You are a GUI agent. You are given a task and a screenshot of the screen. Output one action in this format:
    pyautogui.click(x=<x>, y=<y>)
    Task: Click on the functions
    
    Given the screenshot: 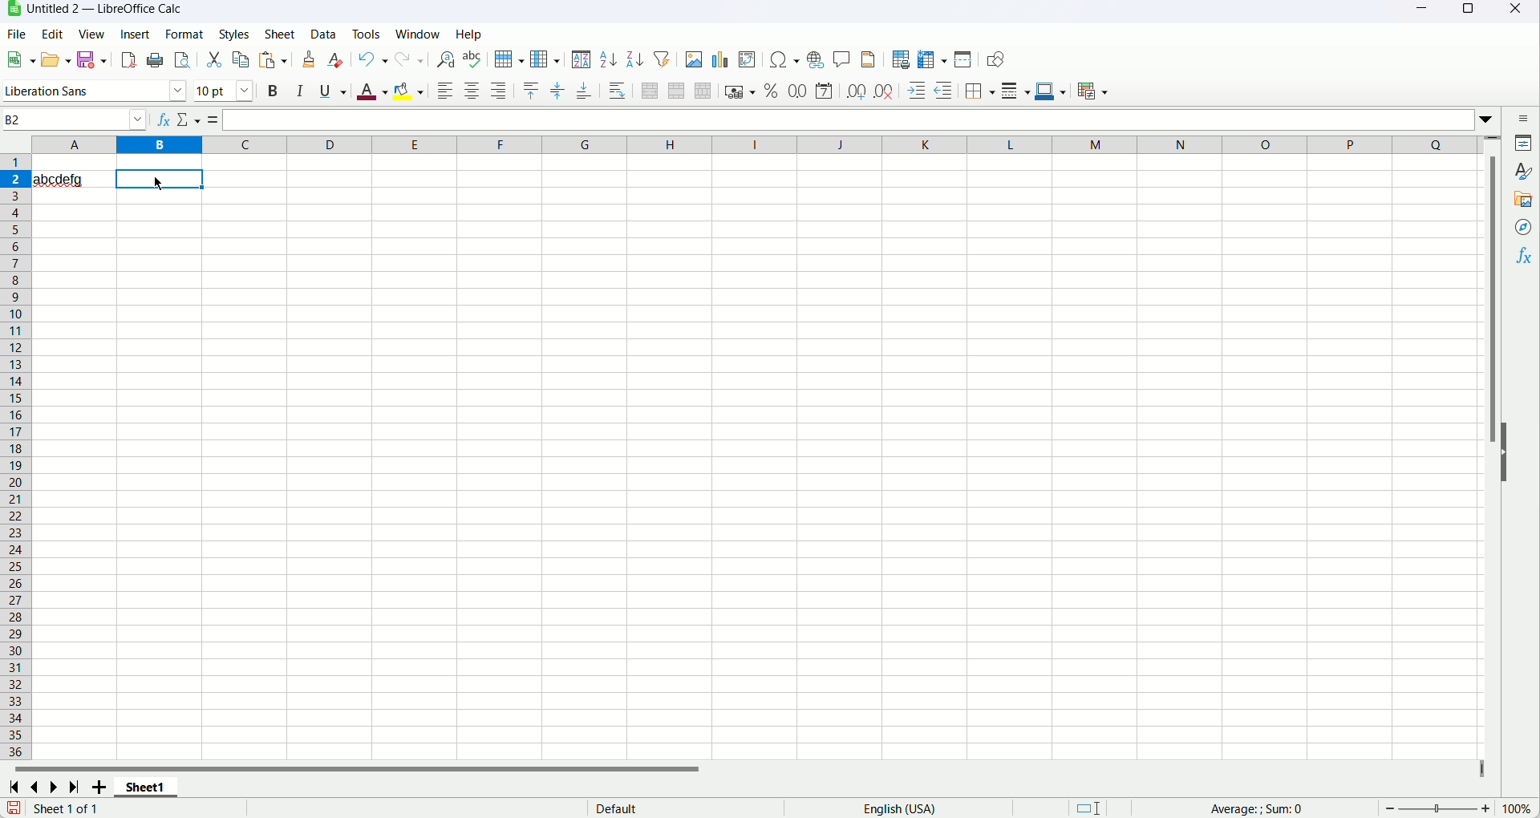 What is the action you would take?
    pyautogui.click(x=1524, y=257)
    